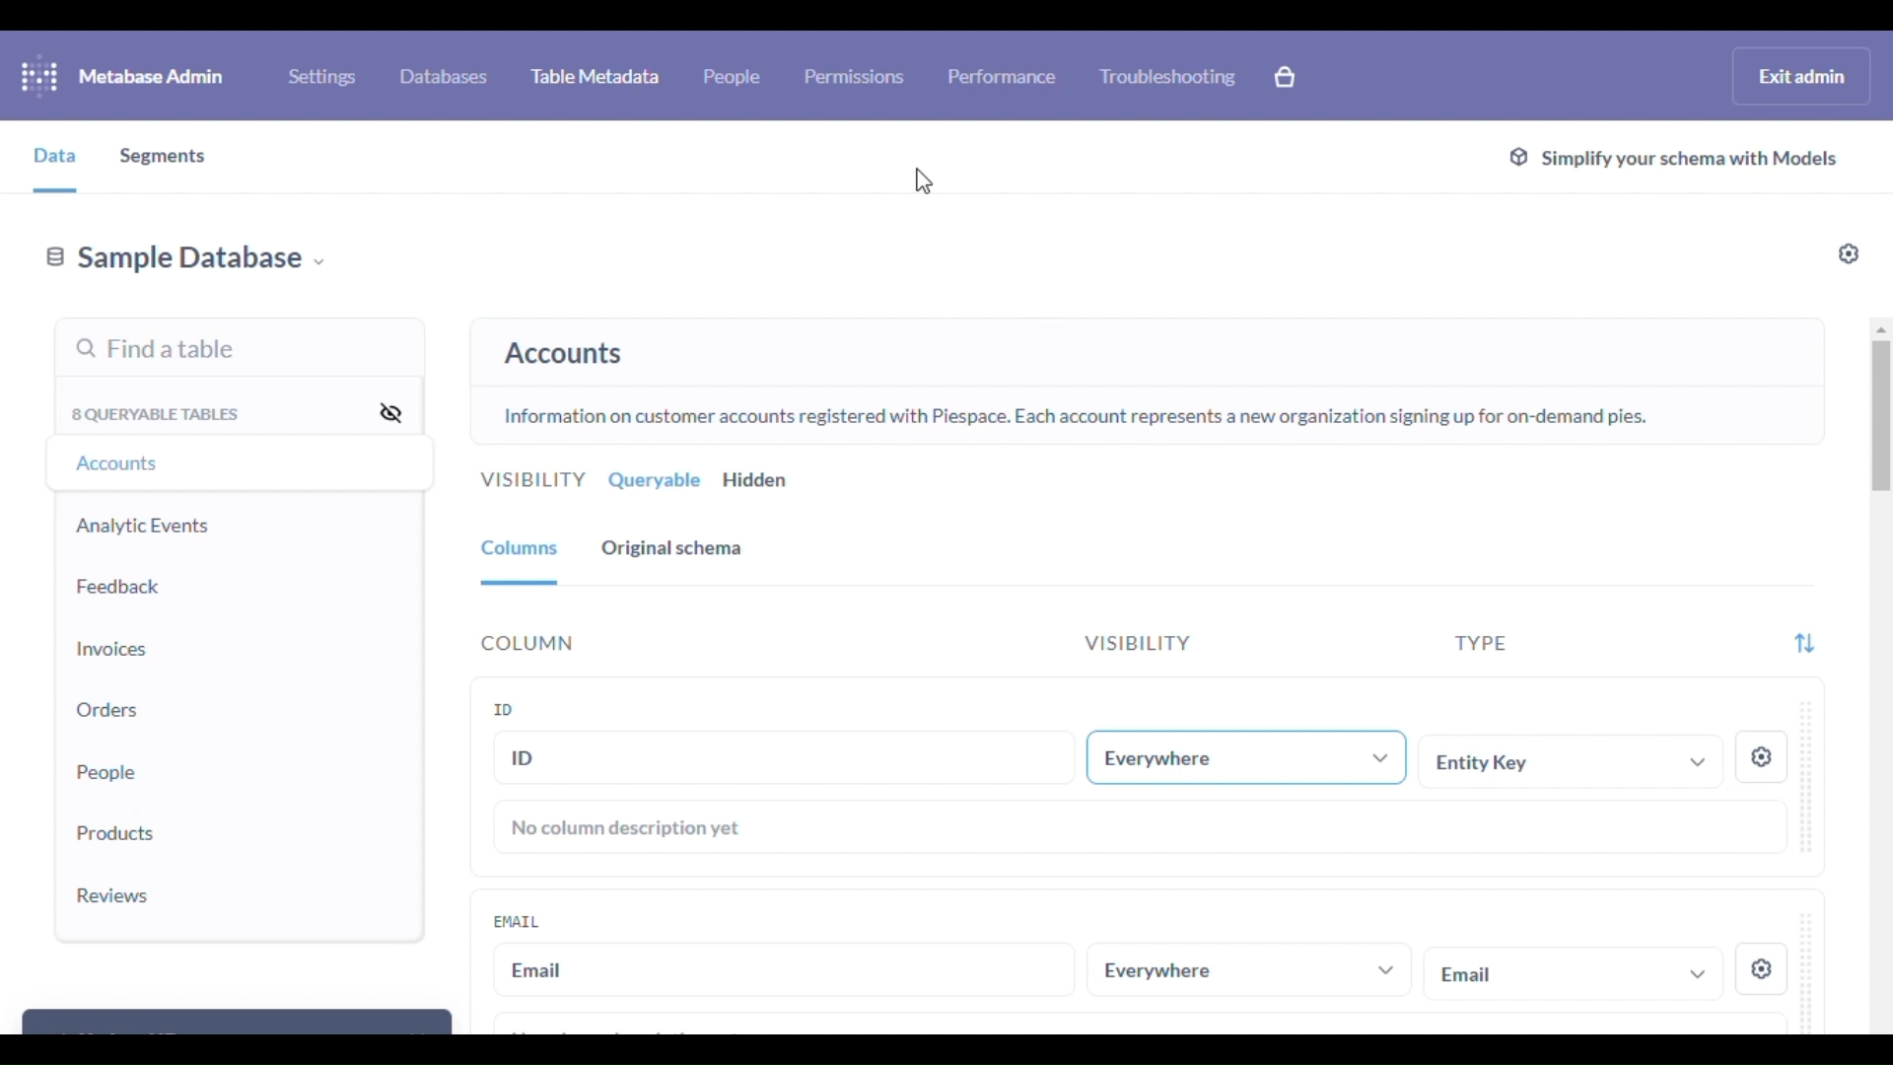  What do you see at coordinates (1169, 76) in the screenshot?
I see `troubleshooting` at bounding box center [1169, 76].